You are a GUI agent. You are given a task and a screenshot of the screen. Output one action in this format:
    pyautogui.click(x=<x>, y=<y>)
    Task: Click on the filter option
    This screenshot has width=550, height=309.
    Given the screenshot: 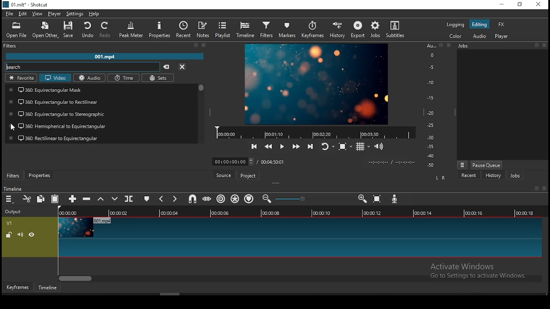 What is the action you would take?
    pyautogui.click(x=101, y=102)
    